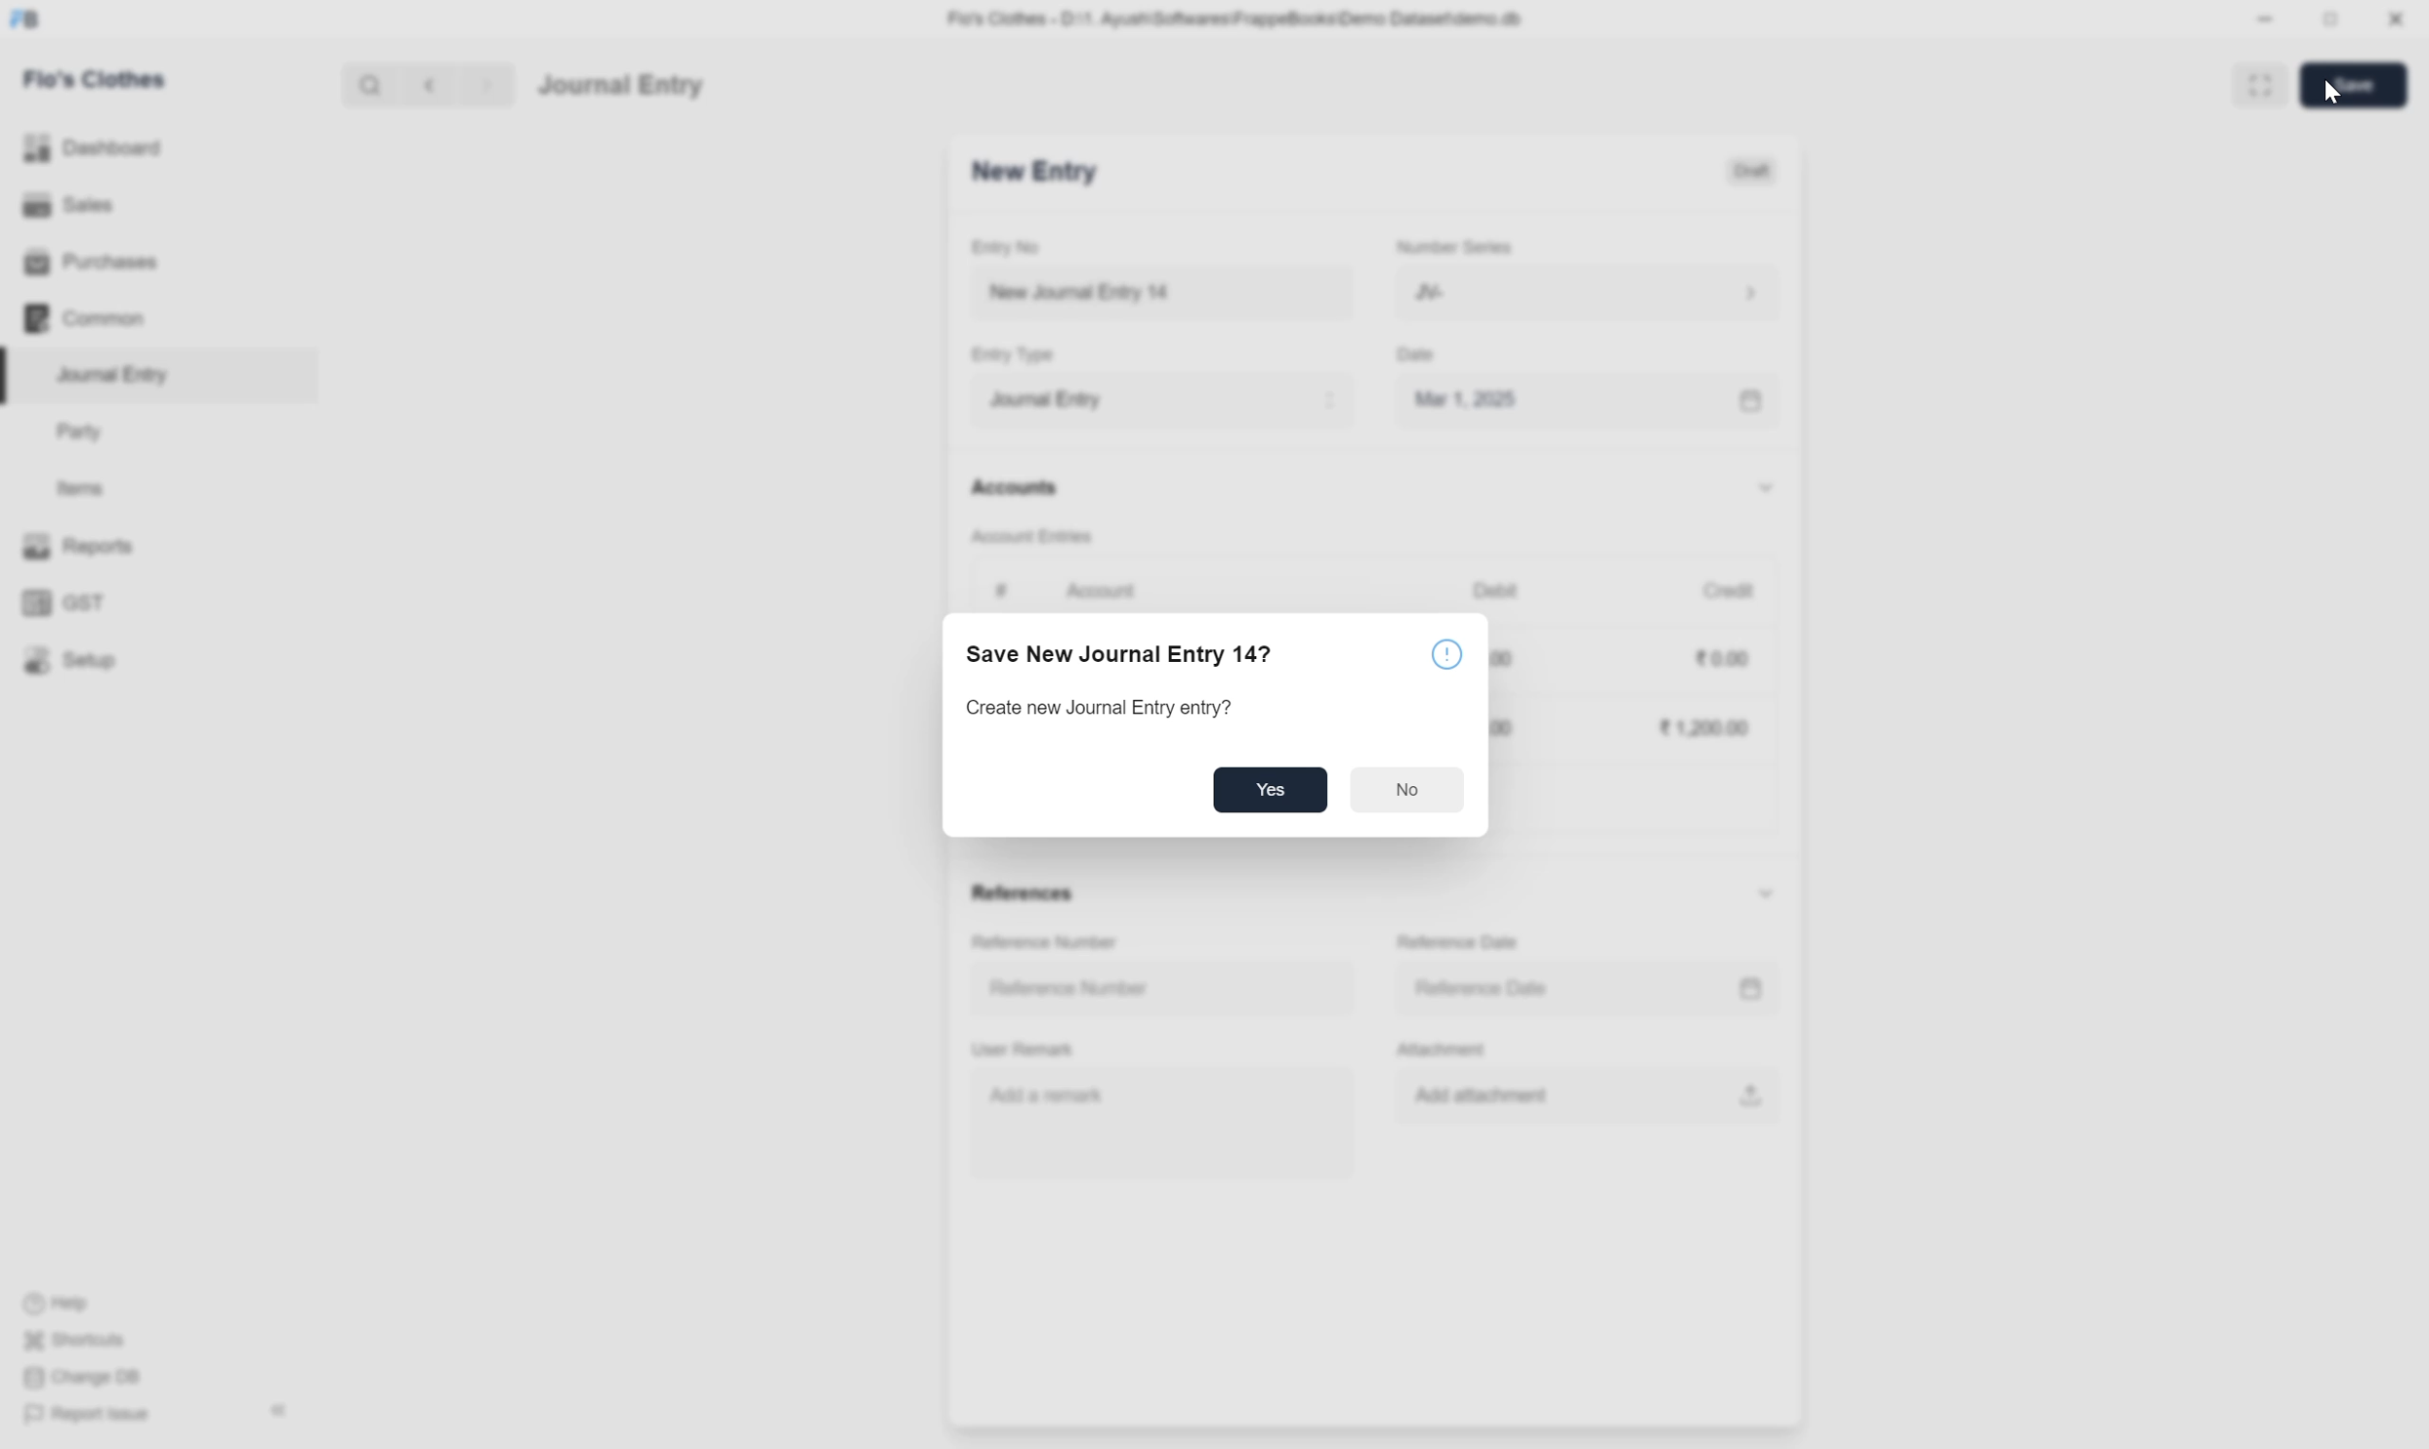 The height and width of the screenshot is (1449, 2429). What do you see at coordinates (368, 85) in the screenshot?
I see `search` at bounding box center [368, 85].